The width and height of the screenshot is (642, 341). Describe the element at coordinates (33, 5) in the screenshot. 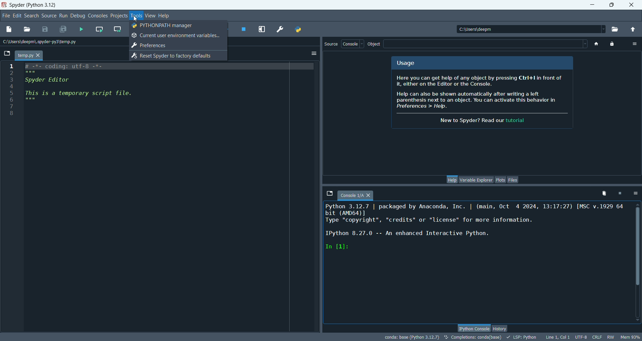

I see `Spyder` at that location.